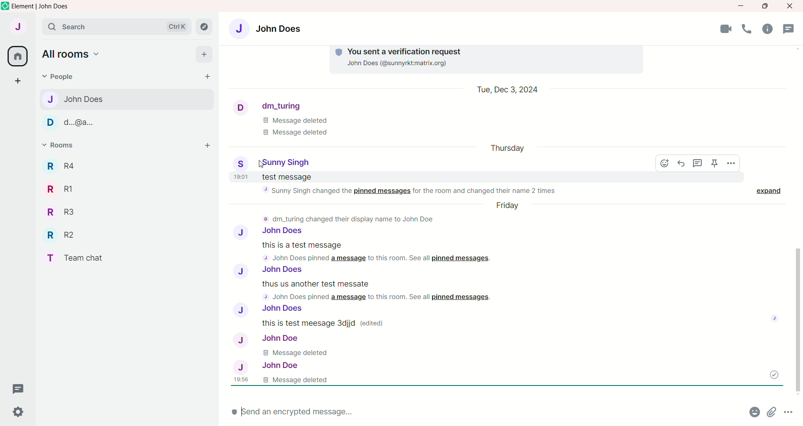 This screenshot has height=426, width=803. I want to click on seen status, so click(775, 318).